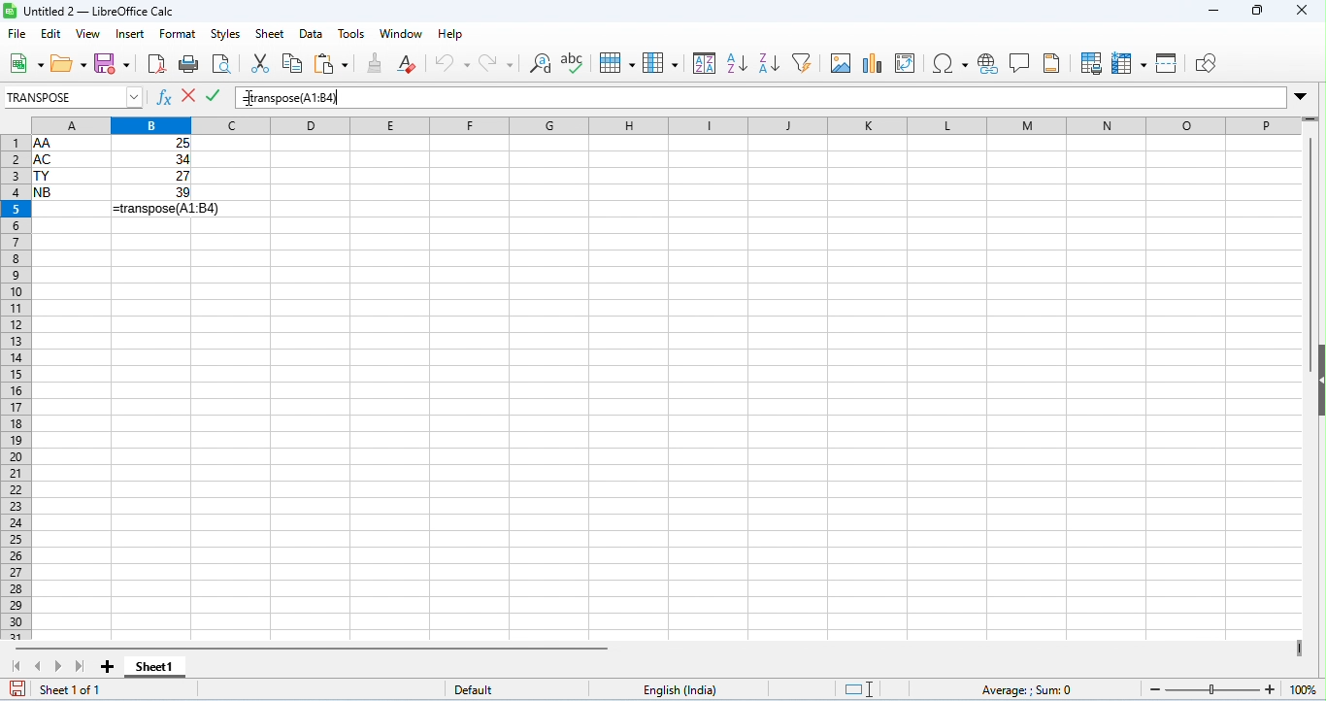 The image size is (1326, 701). I want to click on insert, so click(130, 34).